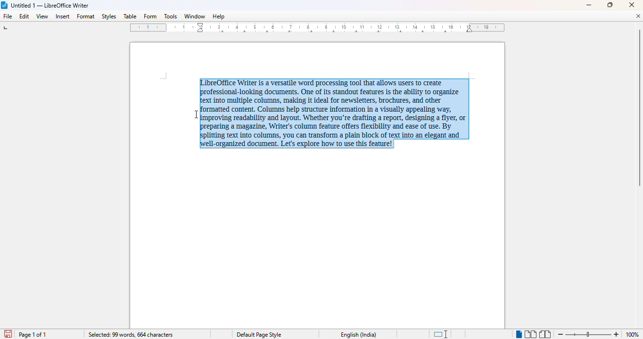 The image size is (643, 339). I want to click on standard selection, so click(441, 334).